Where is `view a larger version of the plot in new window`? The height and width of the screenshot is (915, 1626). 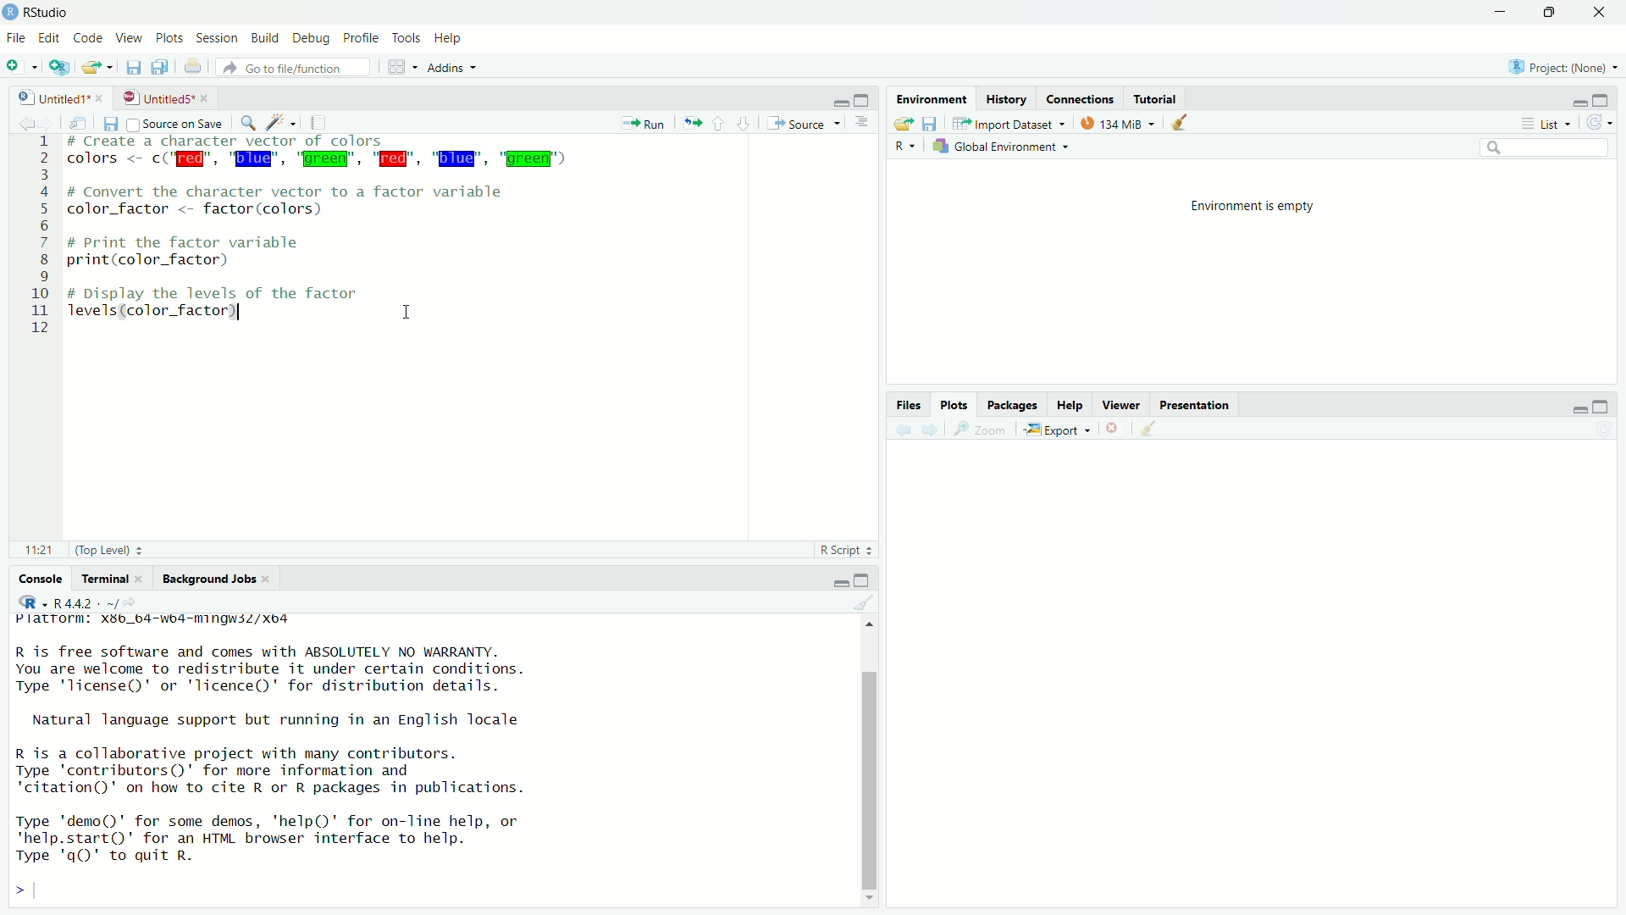 view a larger version of the plot in new window is located at coordinates (980, 430).